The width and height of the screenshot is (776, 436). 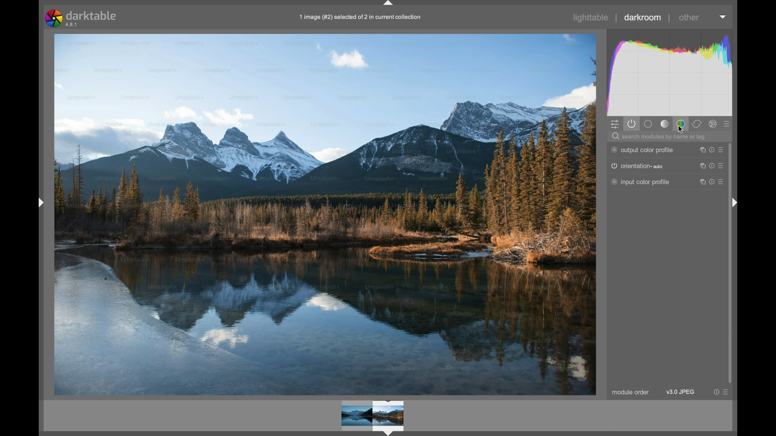 What do you see at coordinates (669, 19) in the screenshot?
I see `separator` at bounding box center [669, 19].